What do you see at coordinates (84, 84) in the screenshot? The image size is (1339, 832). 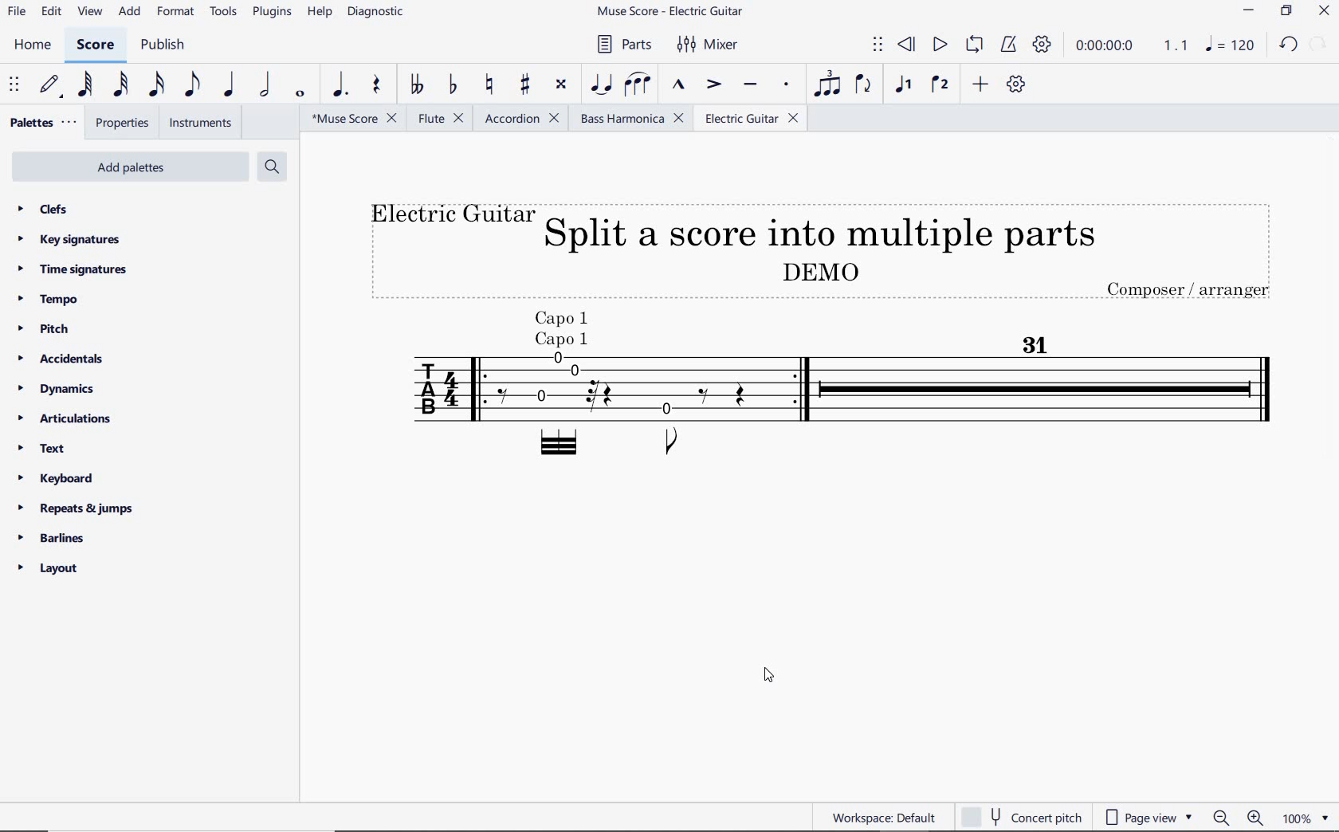 I see `64th note` at bounding box center [84, 84].